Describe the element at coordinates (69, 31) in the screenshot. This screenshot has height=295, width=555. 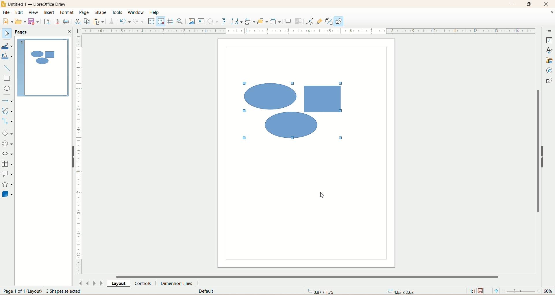
I see `close` at that location.